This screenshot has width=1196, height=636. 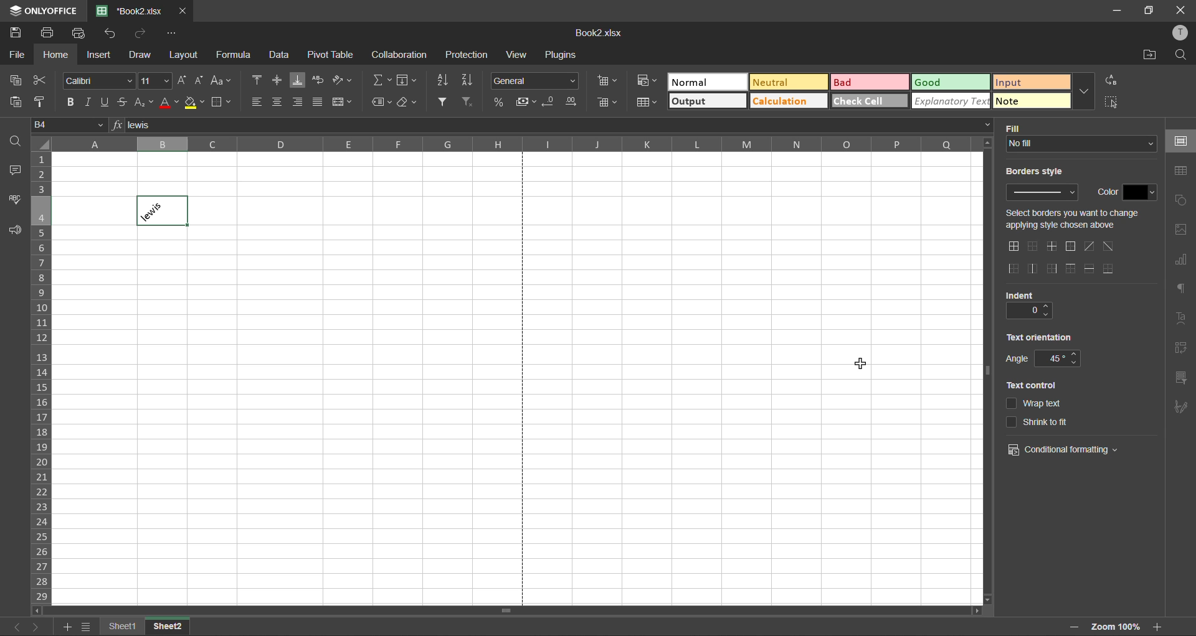 I want to click on sort descending, so click(x=473, y=80).